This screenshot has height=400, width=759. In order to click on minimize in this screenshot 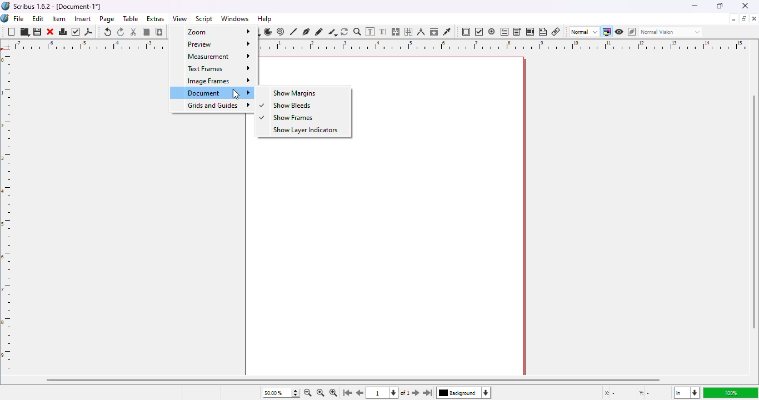, I will do `click(694, 6)`.